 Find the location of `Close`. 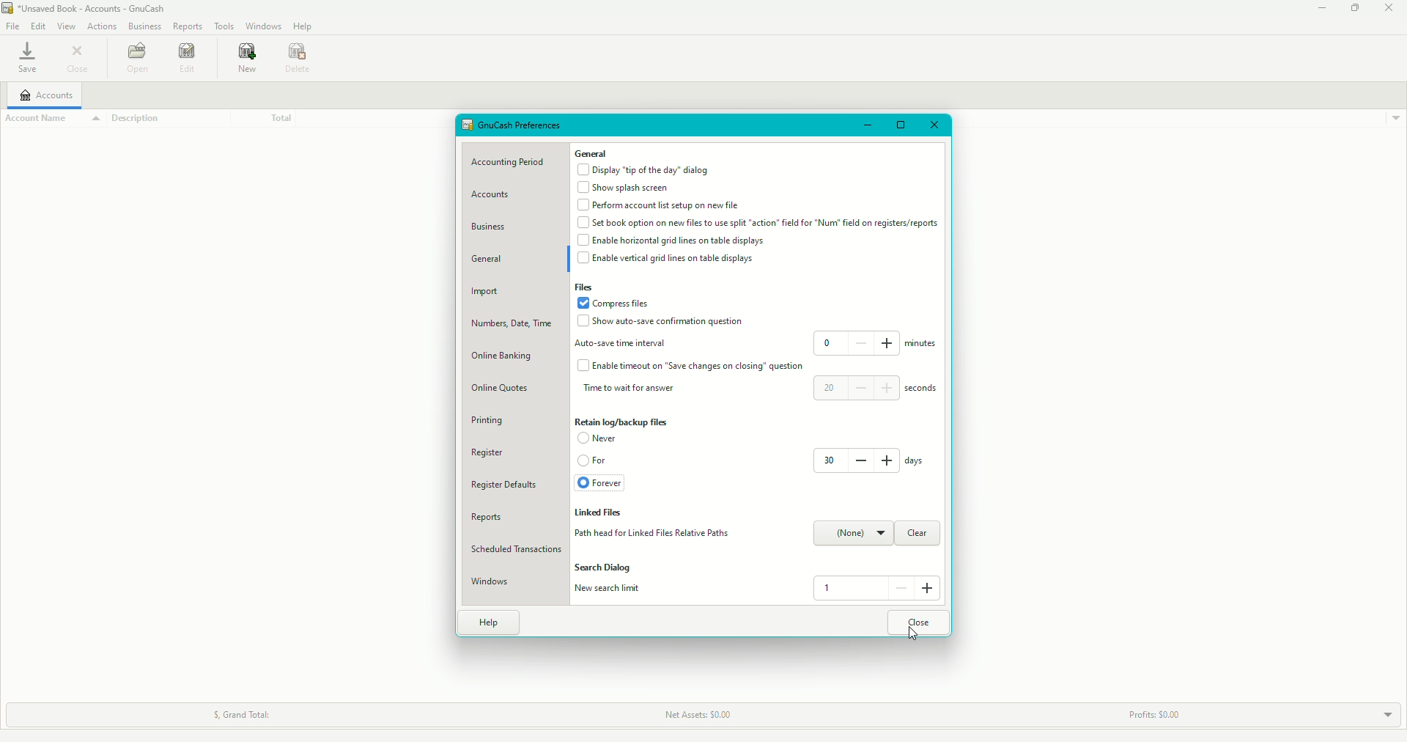

Close is located at coordinates (1389, 9).